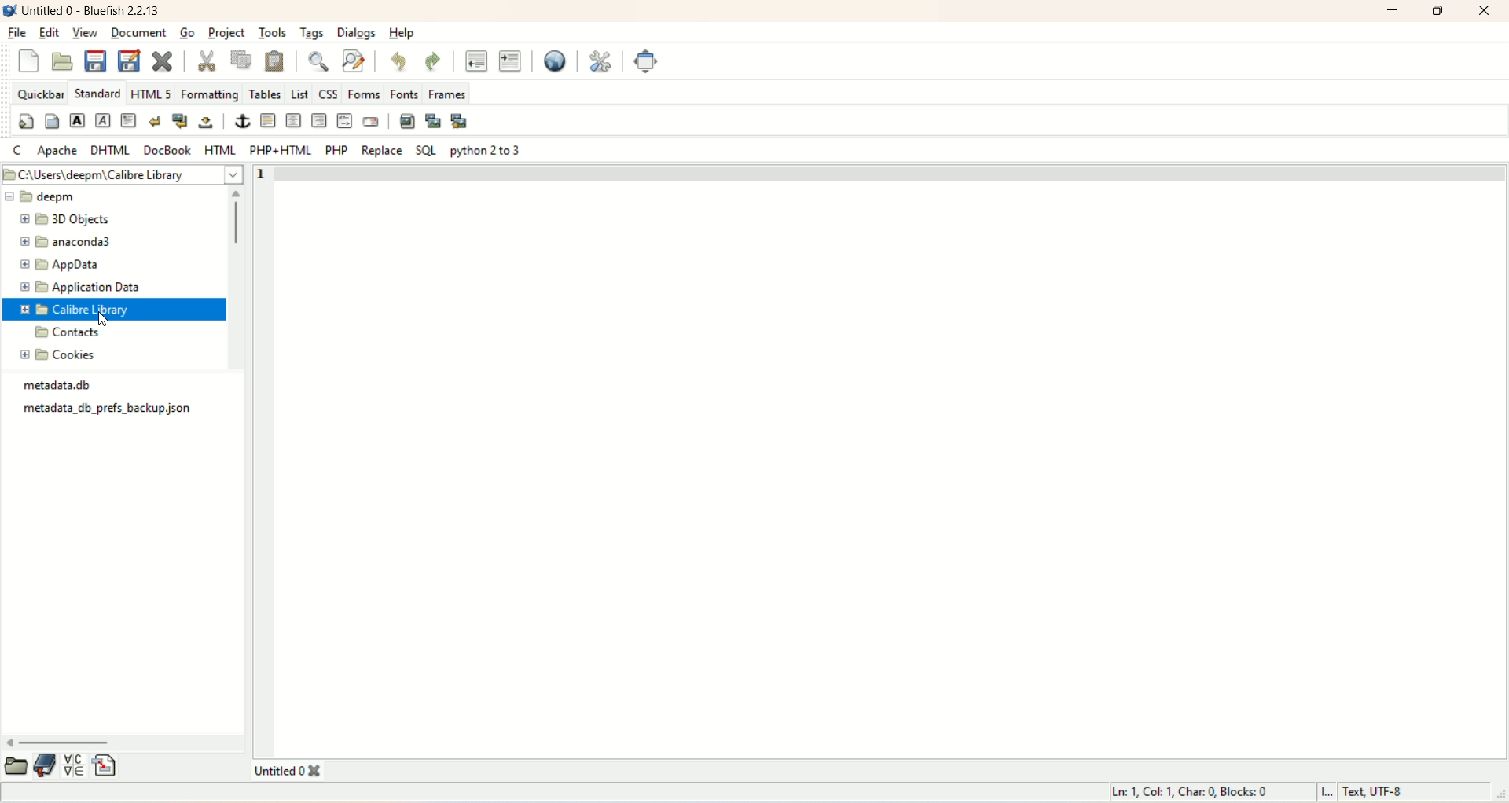  Describe the element at coordinates (209, 95) in the screenshot. I see `formatting` at that location.